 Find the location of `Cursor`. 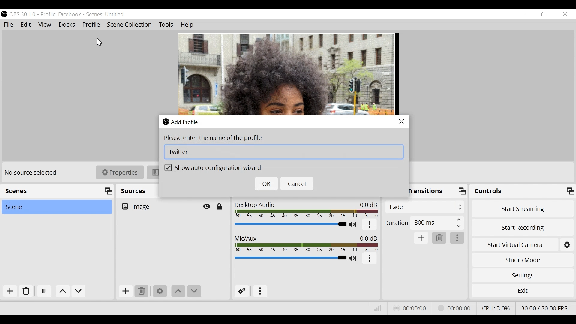

Cursor is located at coordinates (98, 40).